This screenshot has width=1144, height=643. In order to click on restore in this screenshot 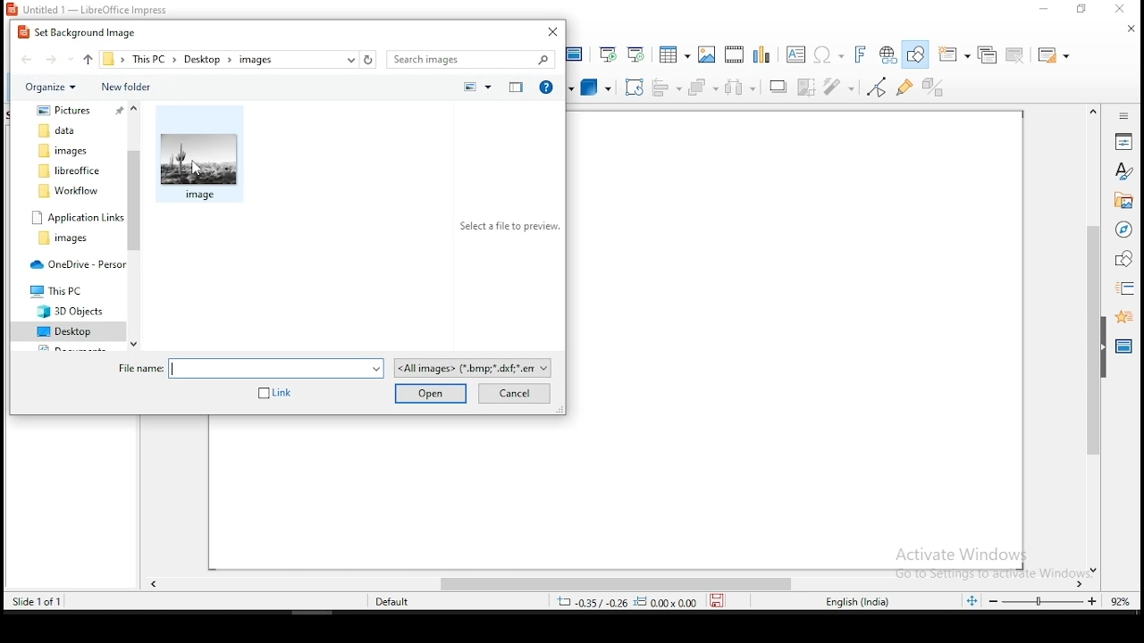, I will do `click(1078, 9)`.